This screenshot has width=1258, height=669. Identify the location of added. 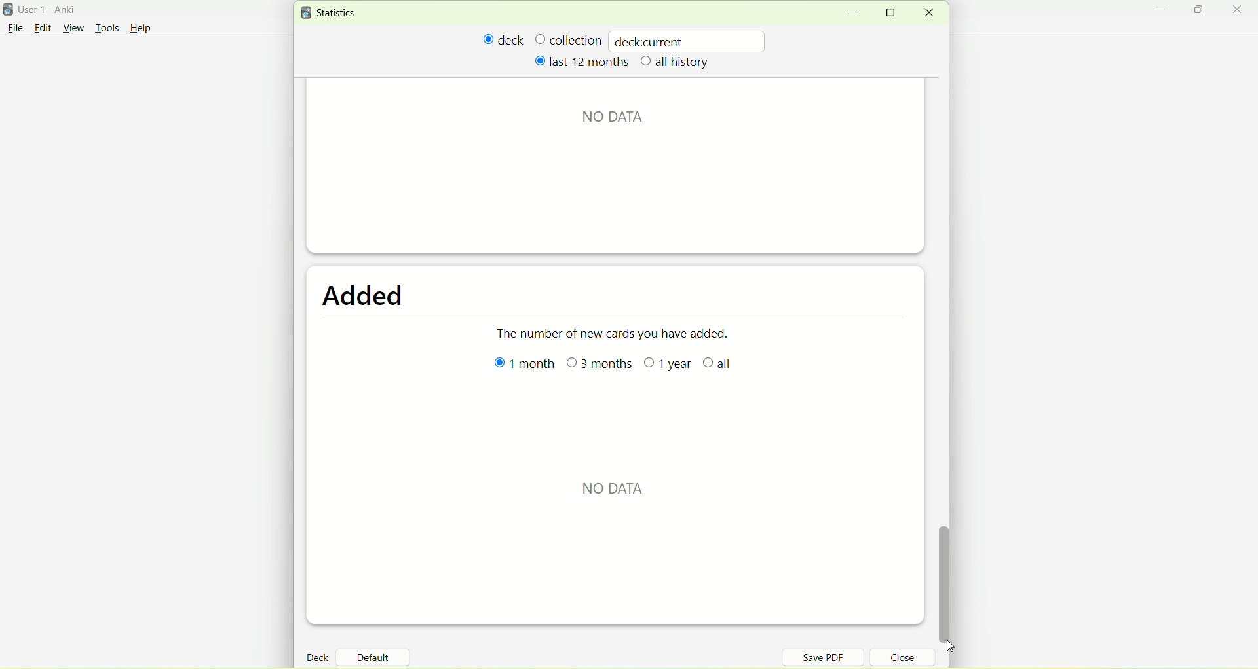
(360, 298).